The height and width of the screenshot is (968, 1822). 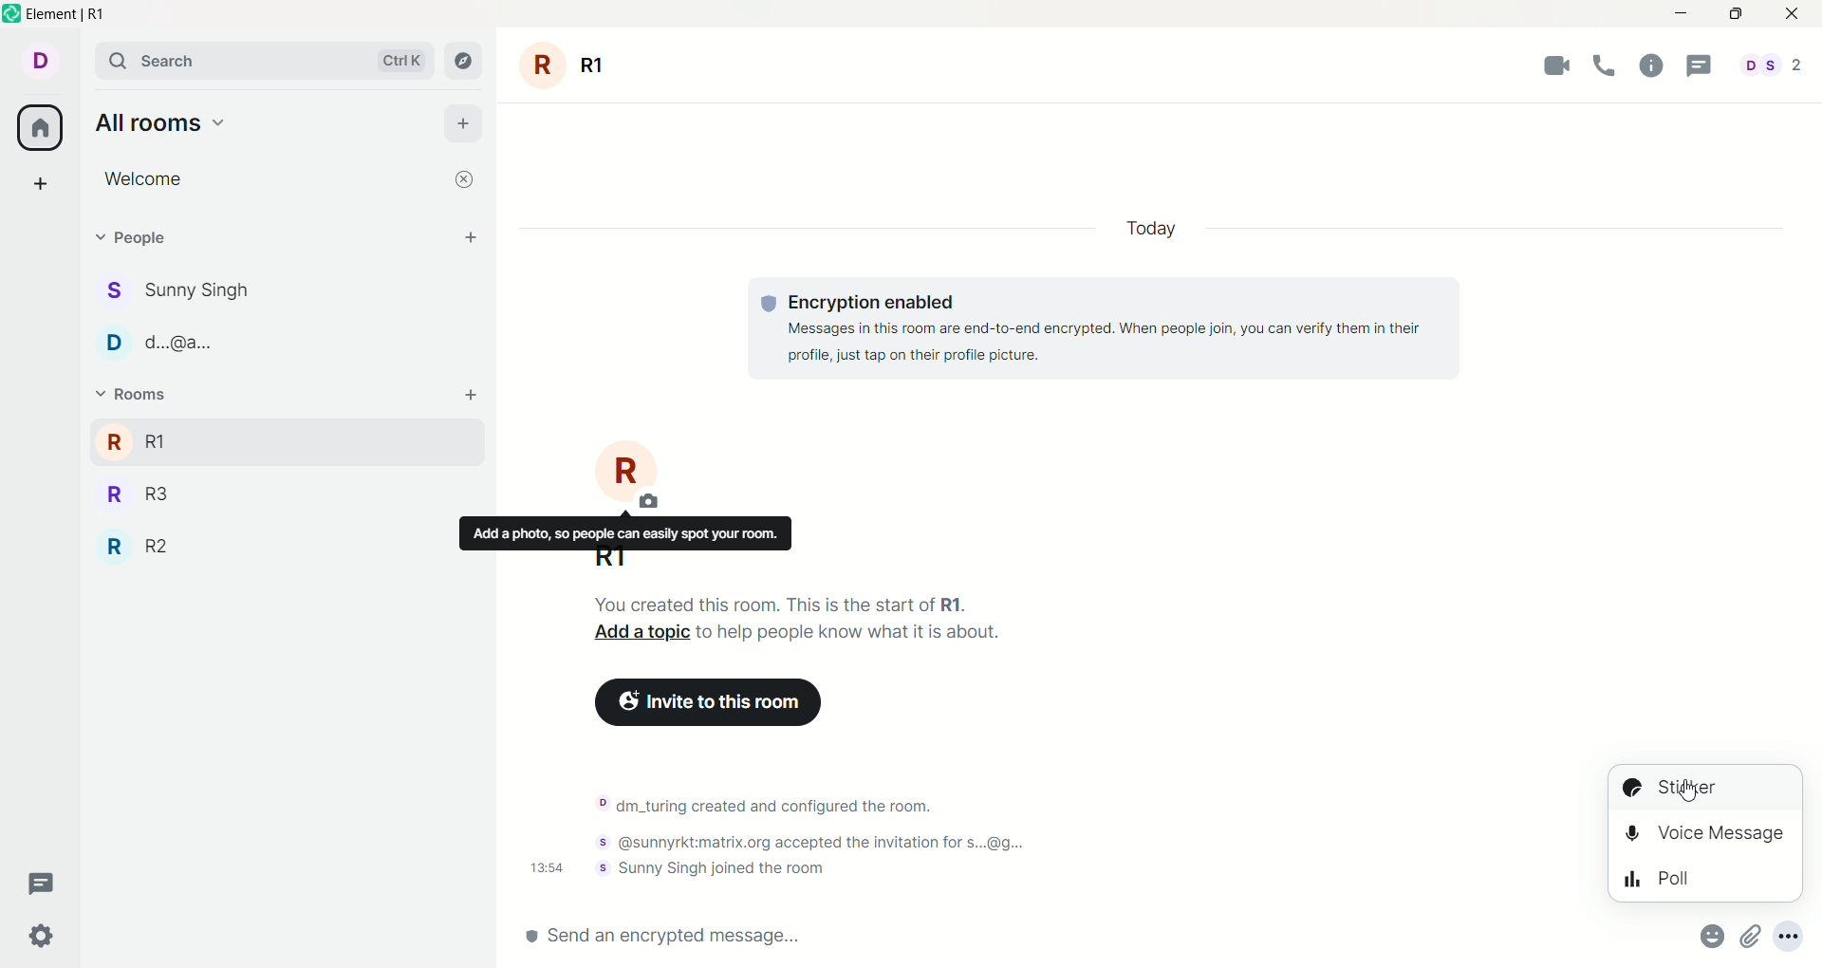 I want to click on video call, so click(x=1556, y=65).